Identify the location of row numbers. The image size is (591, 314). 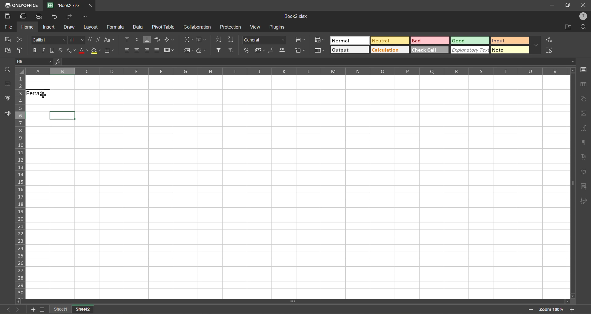
(20, 187).